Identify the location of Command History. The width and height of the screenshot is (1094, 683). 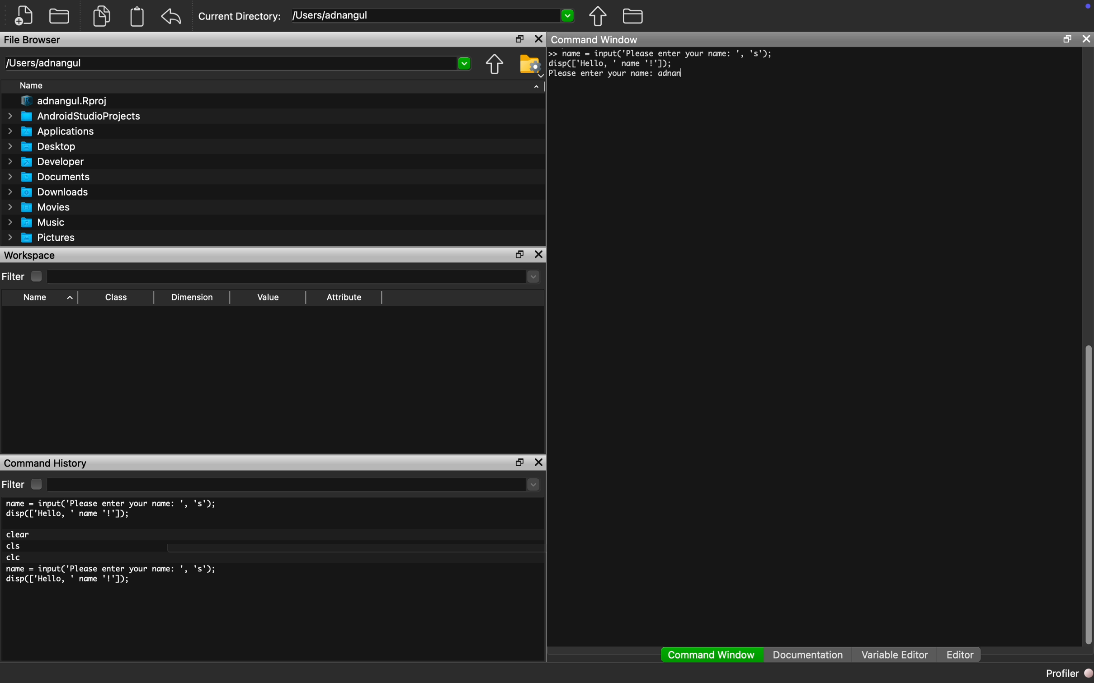
(46, 464).